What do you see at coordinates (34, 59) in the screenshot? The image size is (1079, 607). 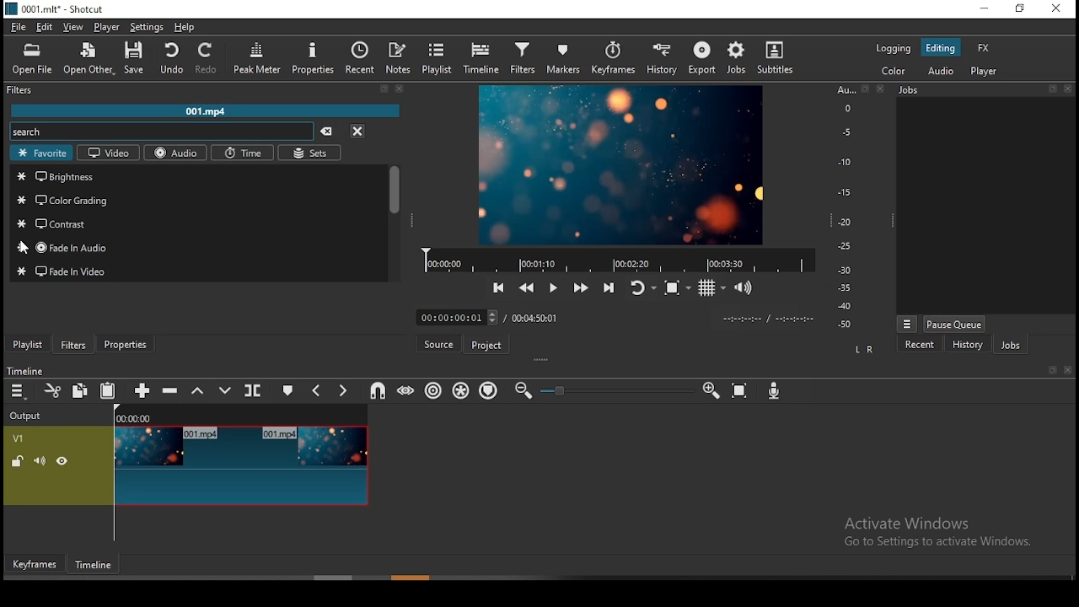 I see `open file` at bounding box center [34, 59].